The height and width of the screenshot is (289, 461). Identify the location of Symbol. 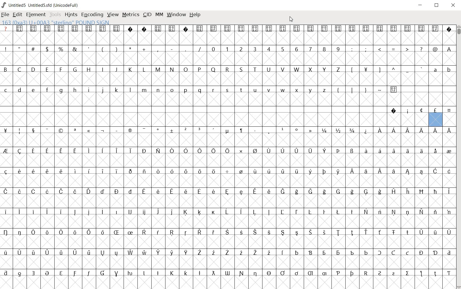
(380, 253).